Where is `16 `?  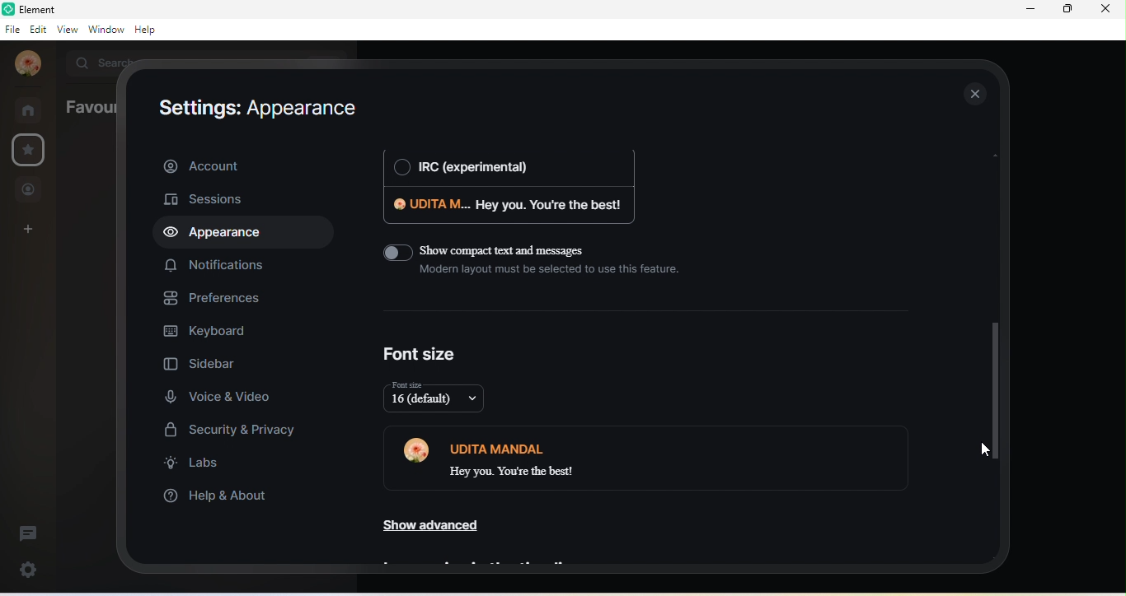 16  is located at coordinates (441, 398).